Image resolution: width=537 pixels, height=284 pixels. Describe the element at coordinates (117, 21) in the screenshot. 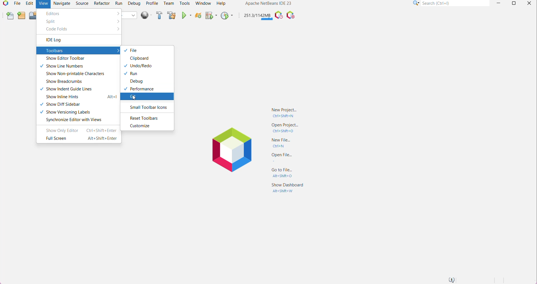

I see `More options` at that location.